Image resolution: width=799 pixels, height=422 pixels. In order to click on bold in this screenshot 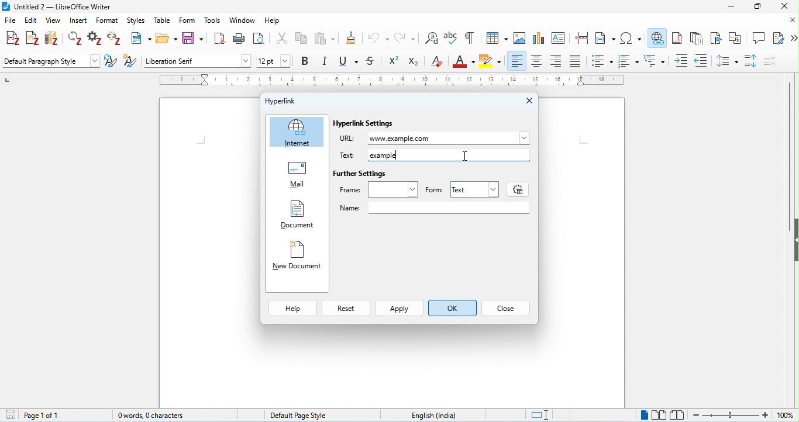, I will do `click(305, 61)`.